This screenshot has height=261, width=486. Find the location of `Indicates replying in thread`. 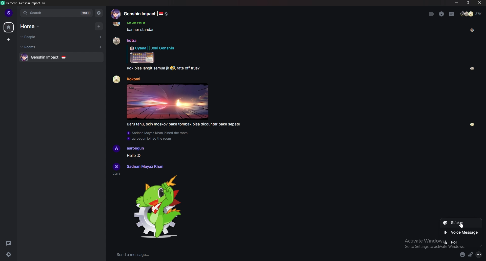

Indicates replying in thread is located at coordinates (127, 54).